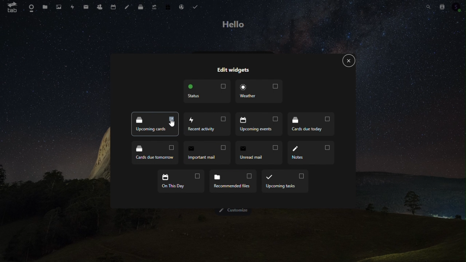  I want to click on Calendar, so click(113, 6).